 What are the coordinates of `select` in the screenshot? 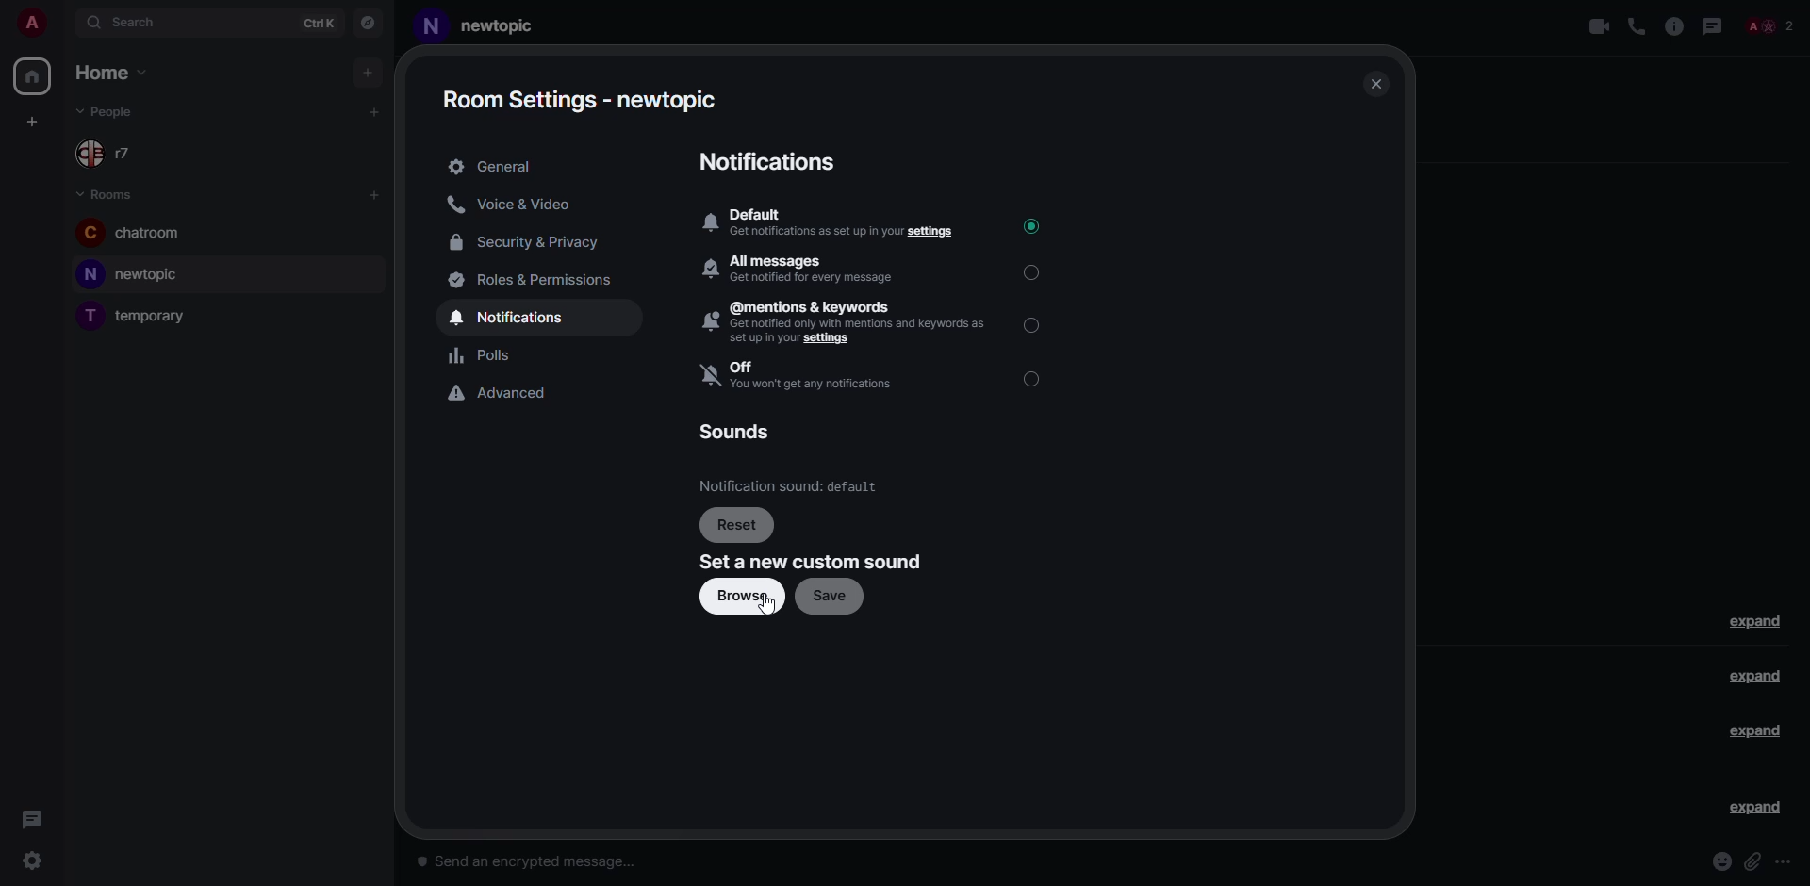 It's located at (1034, 323).